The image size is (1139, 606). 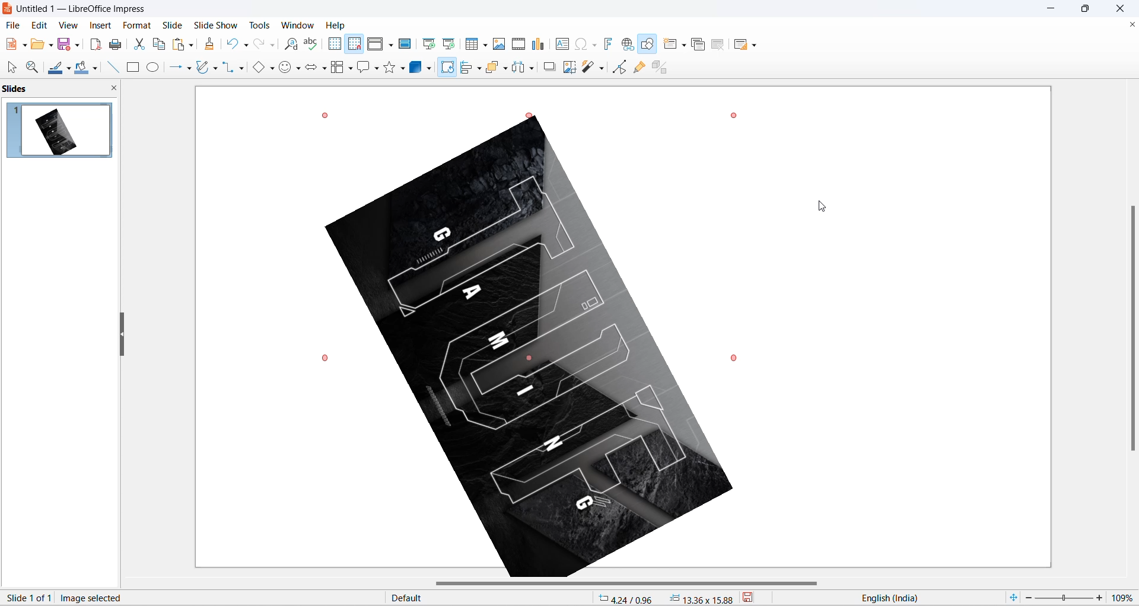 I want to click on save, so click(x=756, y=599).